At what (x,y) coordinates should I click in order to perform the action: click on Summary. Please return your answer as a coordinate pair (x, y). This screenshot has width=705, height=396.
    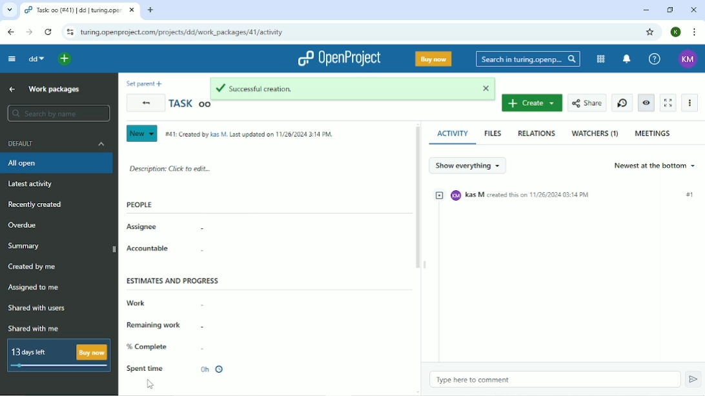
    Looking at the image, I should click on (24, 246).